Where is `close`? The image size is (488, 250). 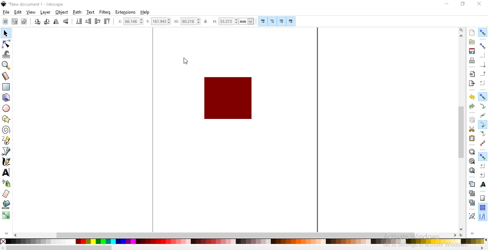 close is located at coordinates (479, 4).